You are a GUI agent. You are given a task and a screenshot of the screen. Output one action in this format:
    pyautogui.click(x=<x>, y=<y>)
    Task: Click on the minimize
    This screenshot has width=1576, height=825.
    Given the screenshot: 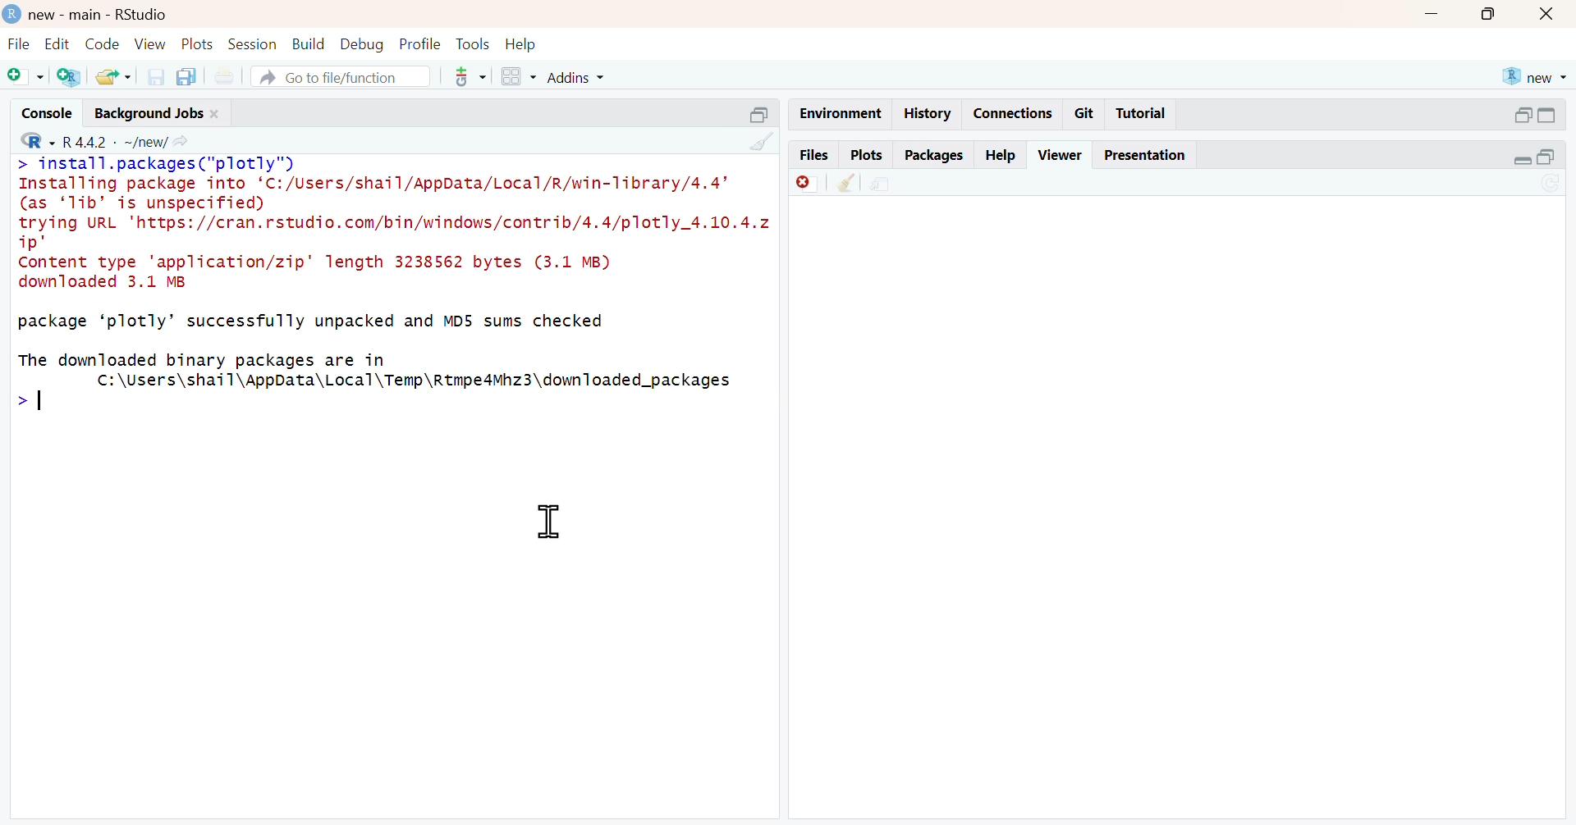 What is the action you would take?
    pyautogui.click(x=1521, y=113)
    